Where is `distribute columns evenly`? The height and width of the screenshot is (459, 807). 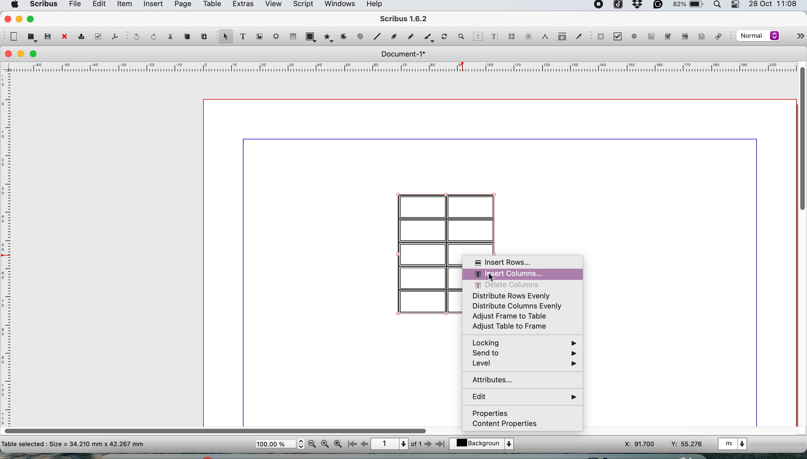
distribute columns evenly is located at coordinates (521, 307).